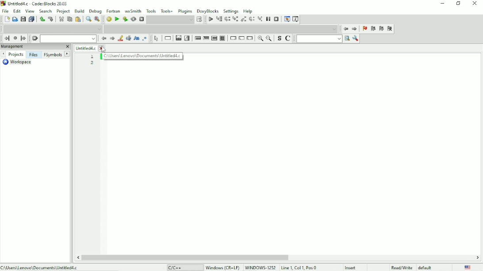 The height and width of the screenshot is (271, 483). Describe the element at coordinates (113, 11) in the screenshot. I see `Fortran` at that location.